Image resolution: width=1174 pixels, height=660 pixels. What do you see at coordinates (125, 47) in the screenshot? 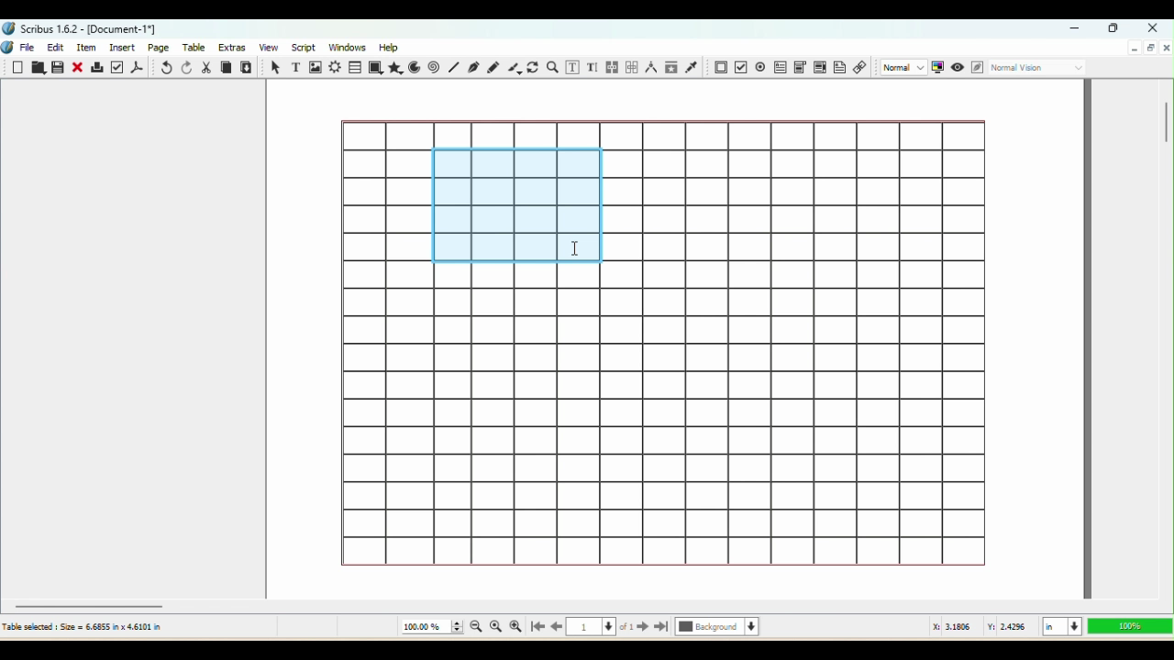
I see `Insert` at bounding box center [125, 47].